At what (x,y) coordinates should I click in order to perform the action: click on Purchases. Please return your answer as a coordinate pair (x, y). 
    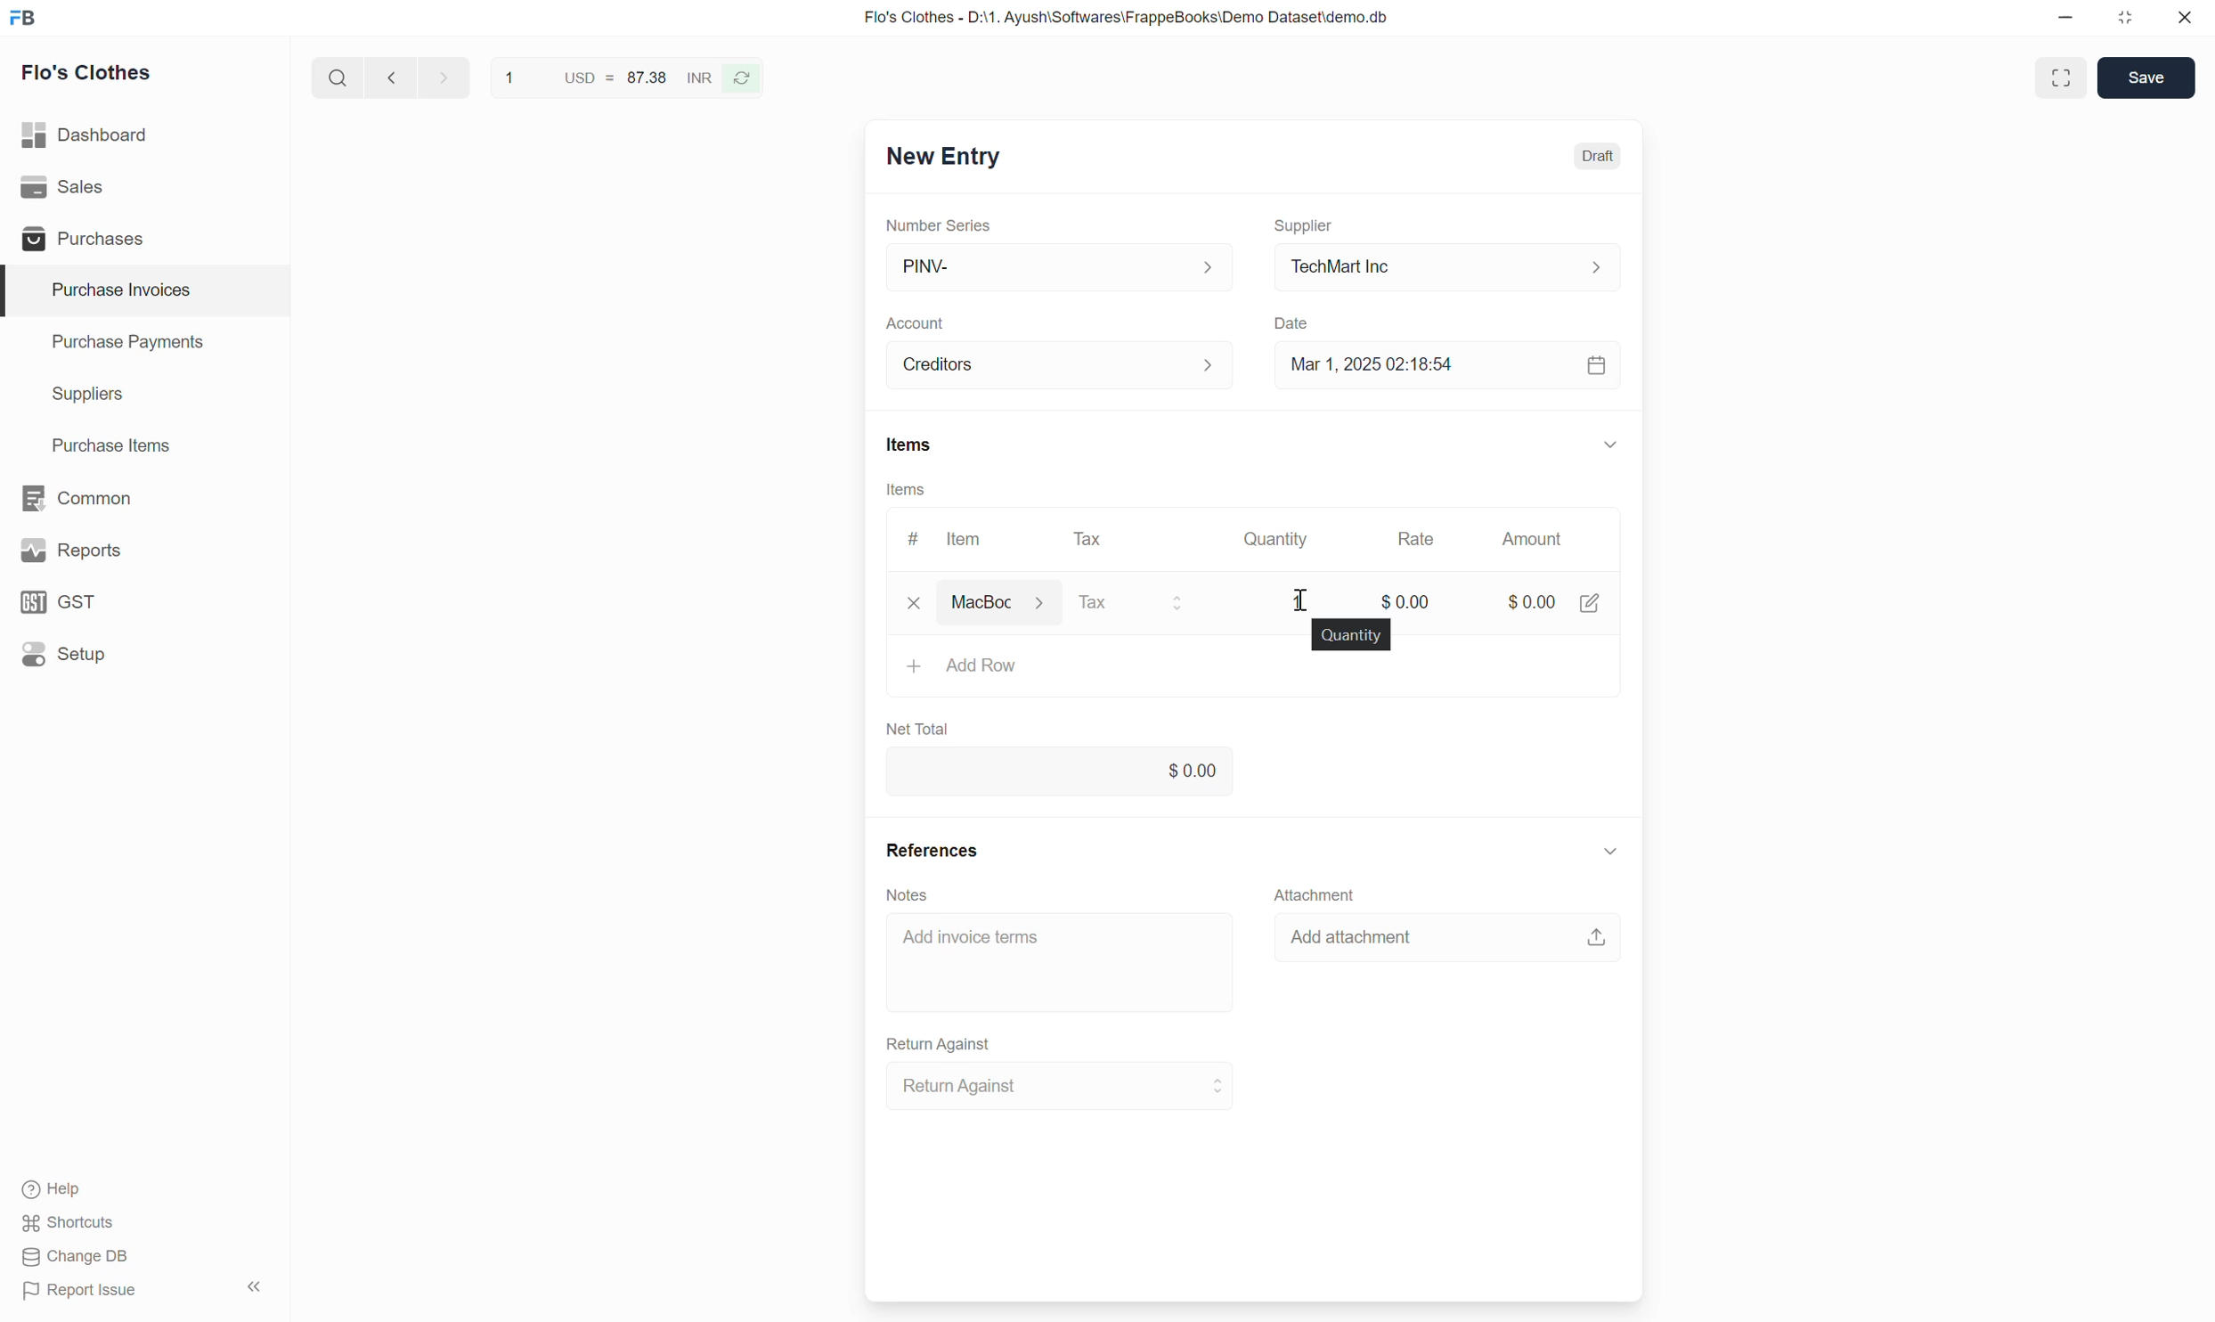
    Looking at the image, I should click on (143, 238).